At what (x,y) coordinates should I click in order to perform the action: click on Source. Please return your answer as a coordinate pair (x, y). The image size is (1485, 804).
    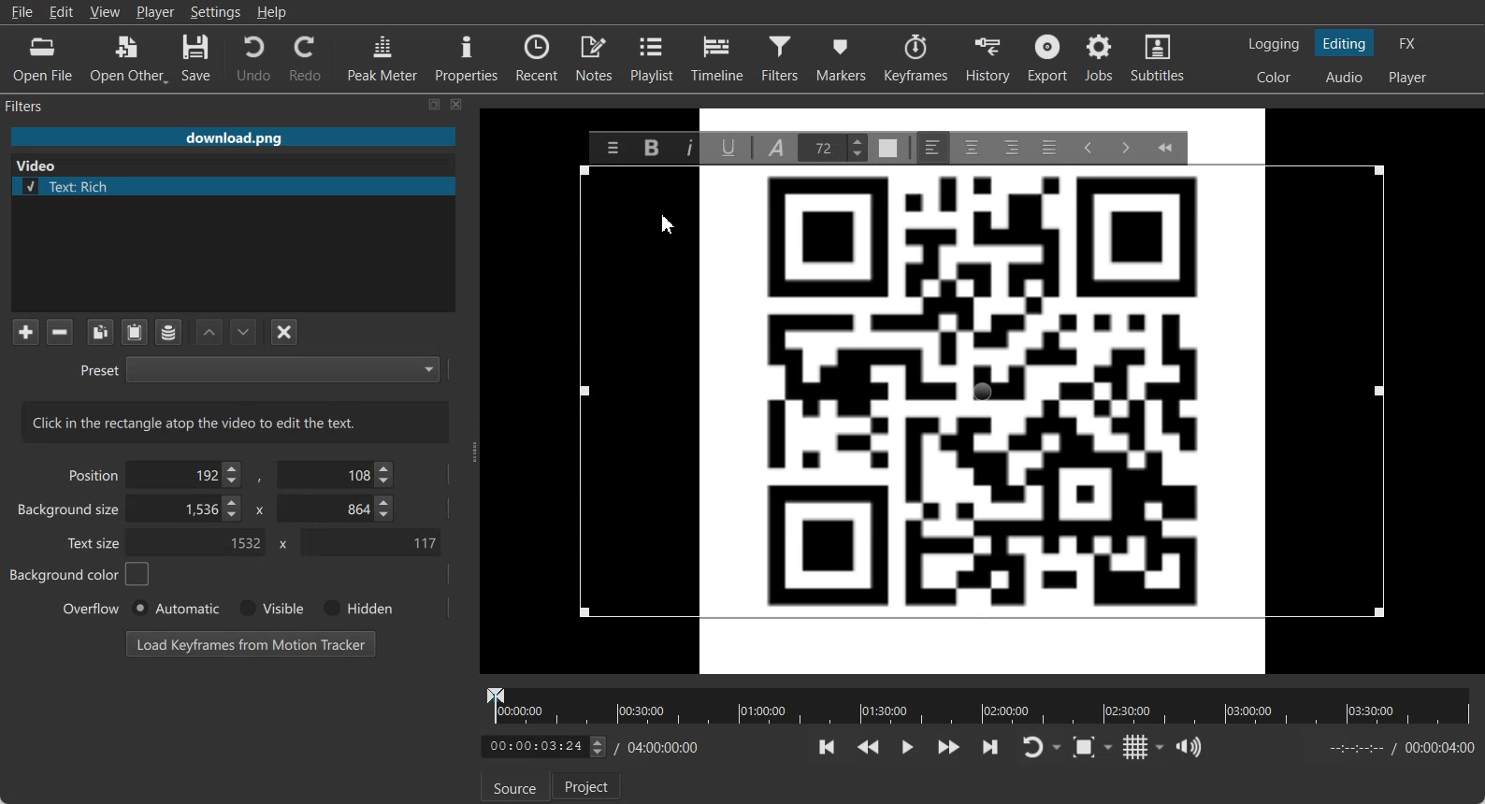
    Looking at the image, I should click on (512, 787).